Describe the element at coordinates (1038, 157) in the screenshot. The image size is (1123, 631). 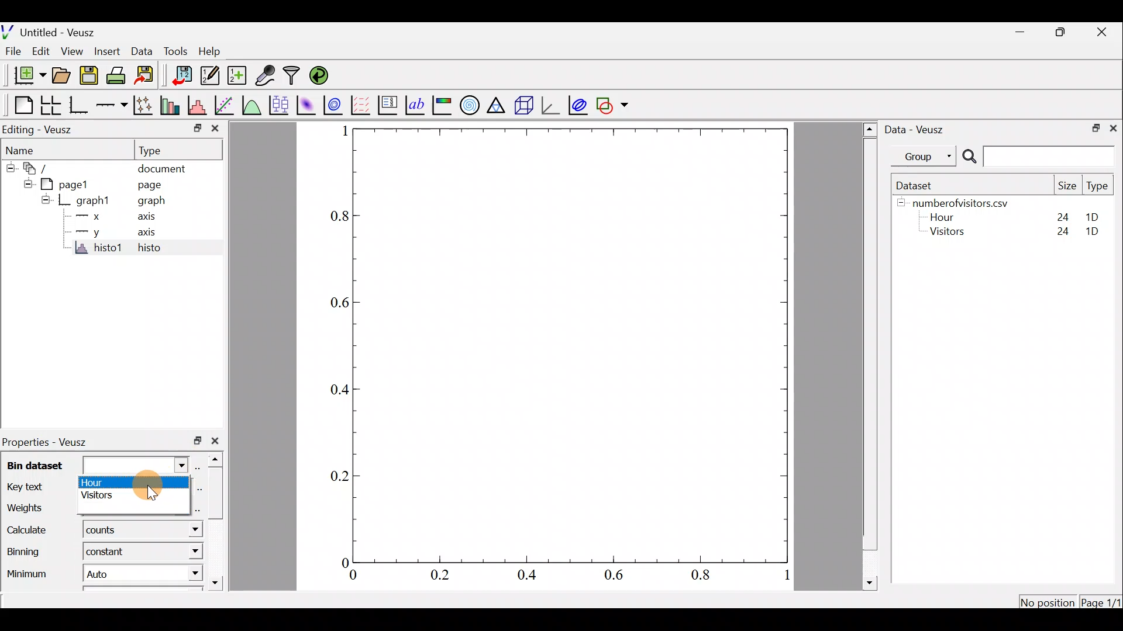
I see `Search bar` at that location.